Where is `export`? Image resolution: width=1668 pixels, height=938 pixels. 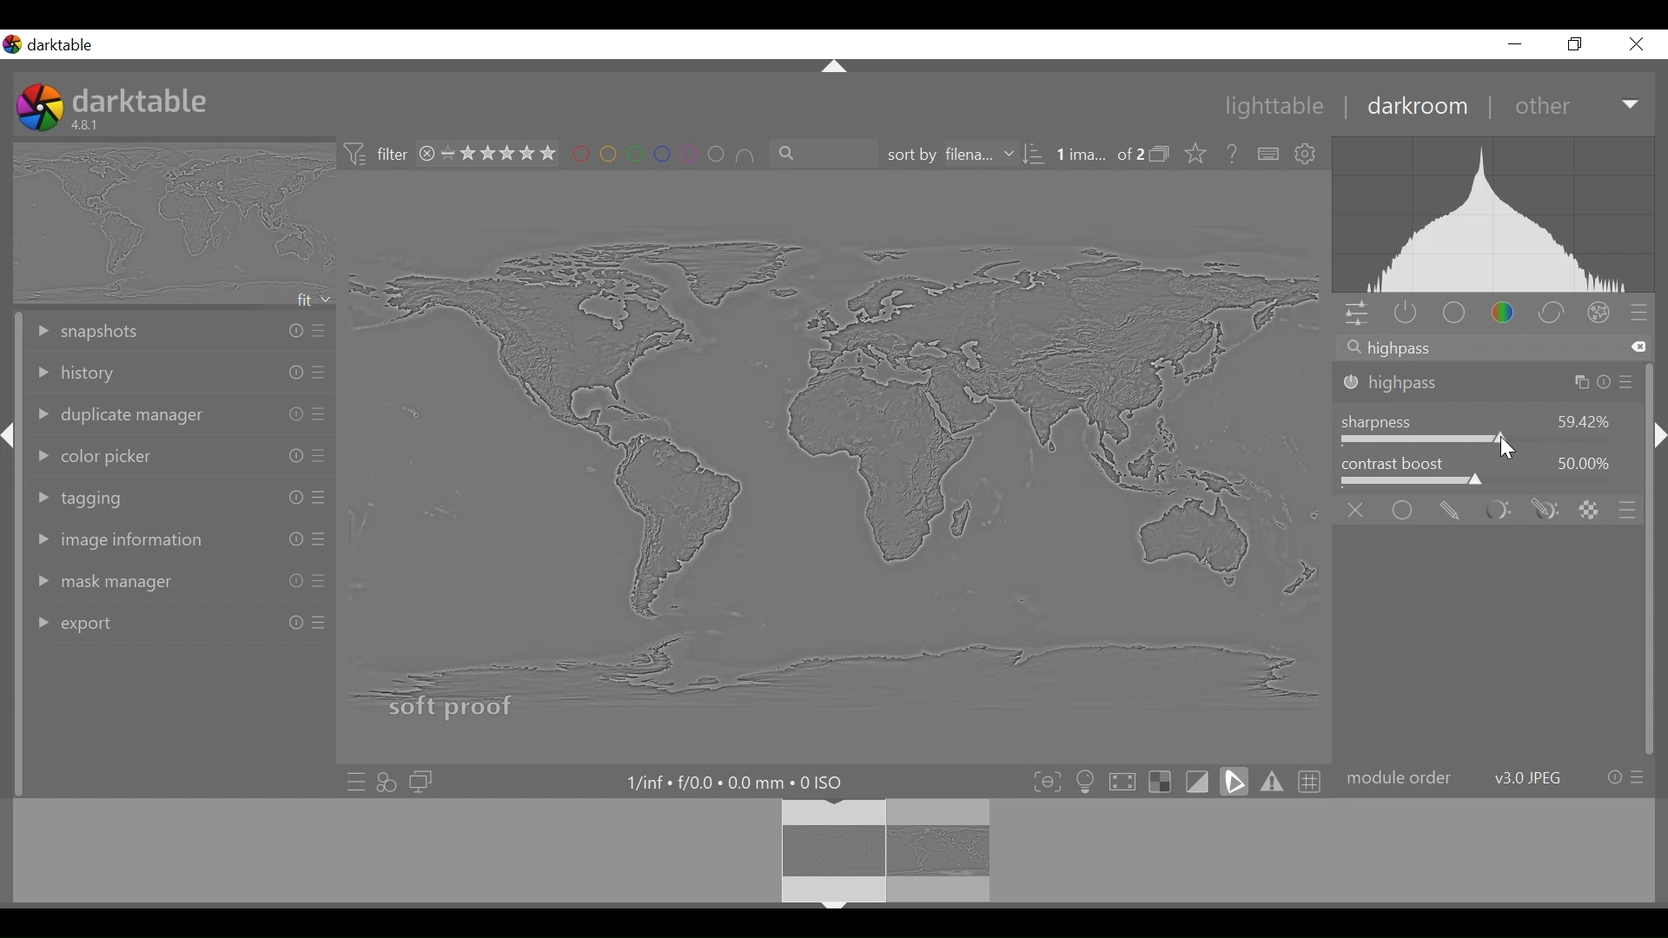
export is located at coordinates (178, 620).